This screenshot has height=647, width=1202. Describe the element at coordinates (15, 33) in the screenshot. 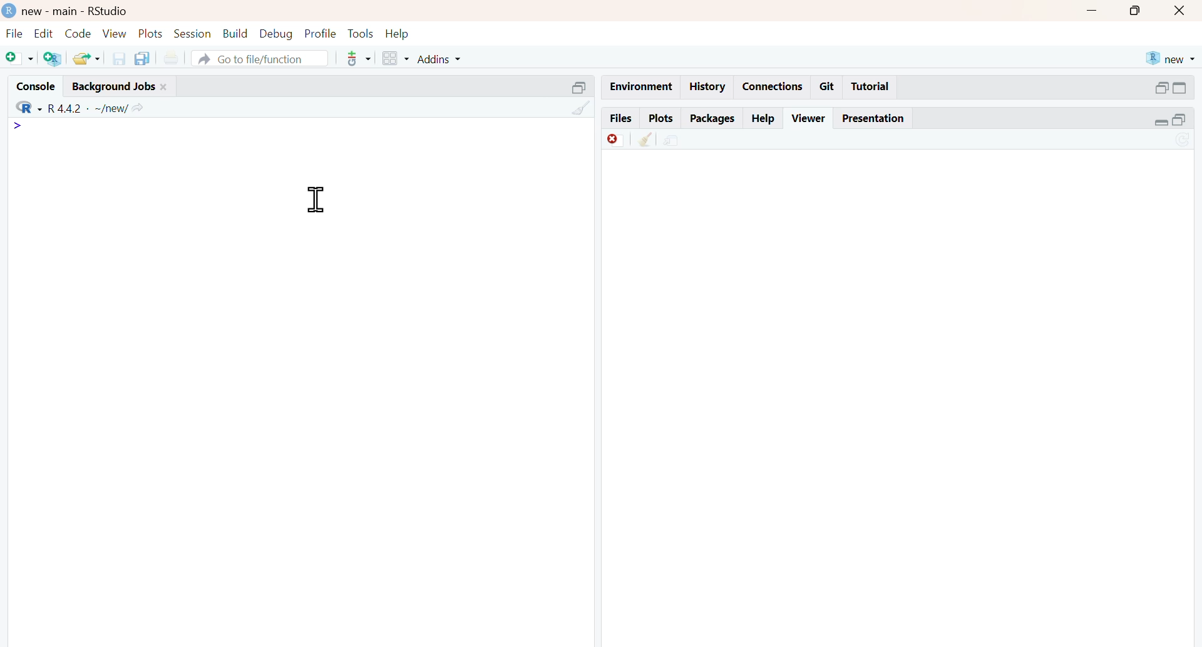

I see `file` at that location.